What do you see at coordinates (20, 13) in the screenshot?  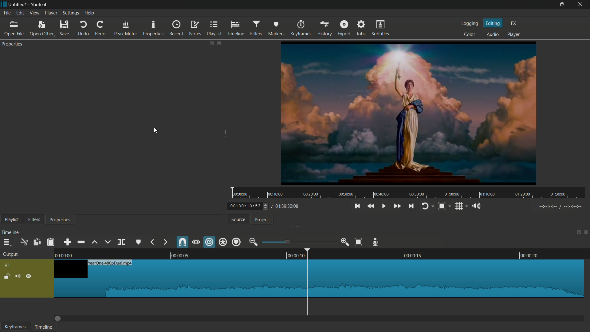 I see `edit menu` at bounding box center [20, 13].